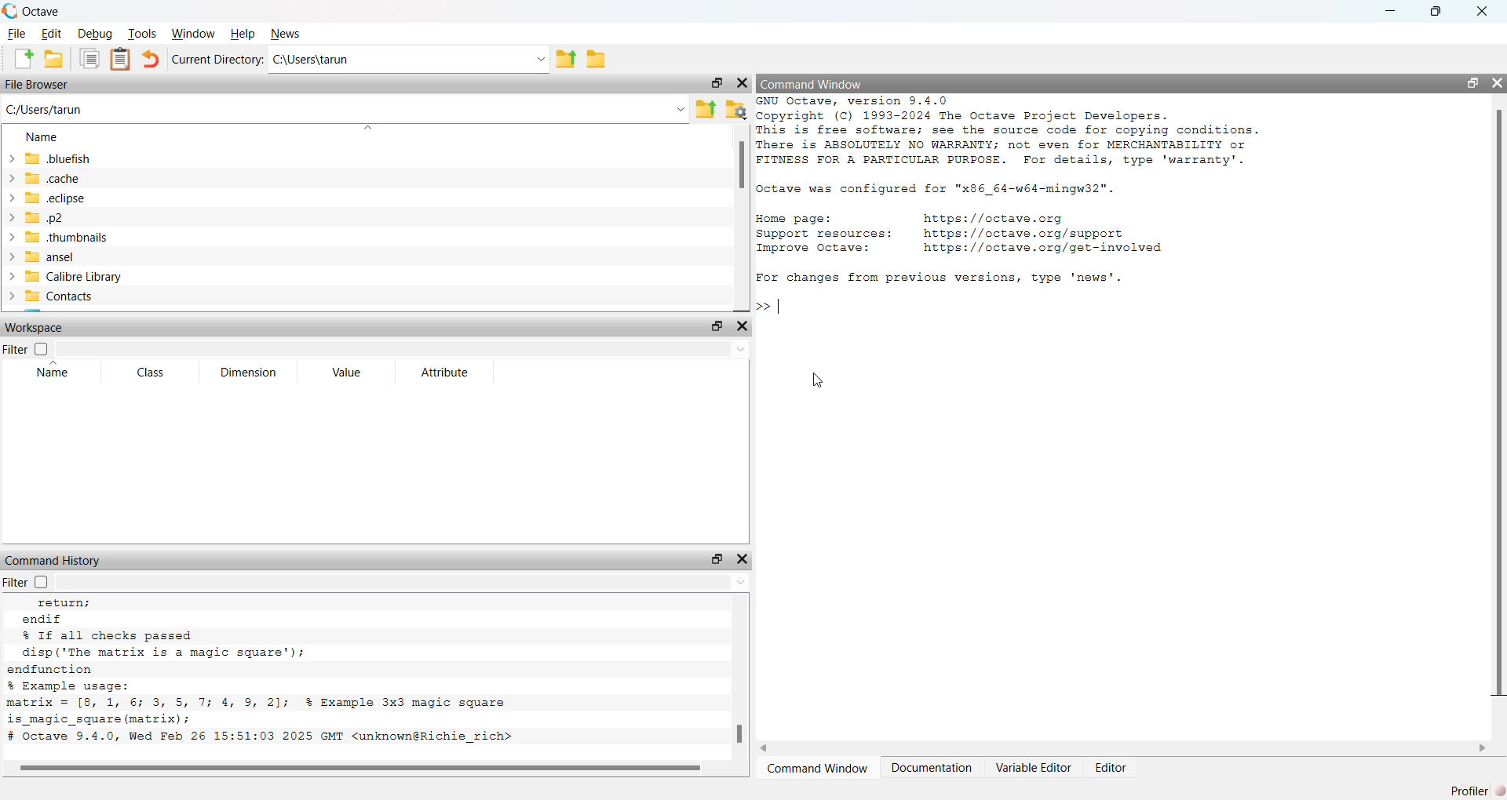  What do you see at coordinates (1498, 83) in the screenshot?
I see `close` at bounding box center [1498, 83].